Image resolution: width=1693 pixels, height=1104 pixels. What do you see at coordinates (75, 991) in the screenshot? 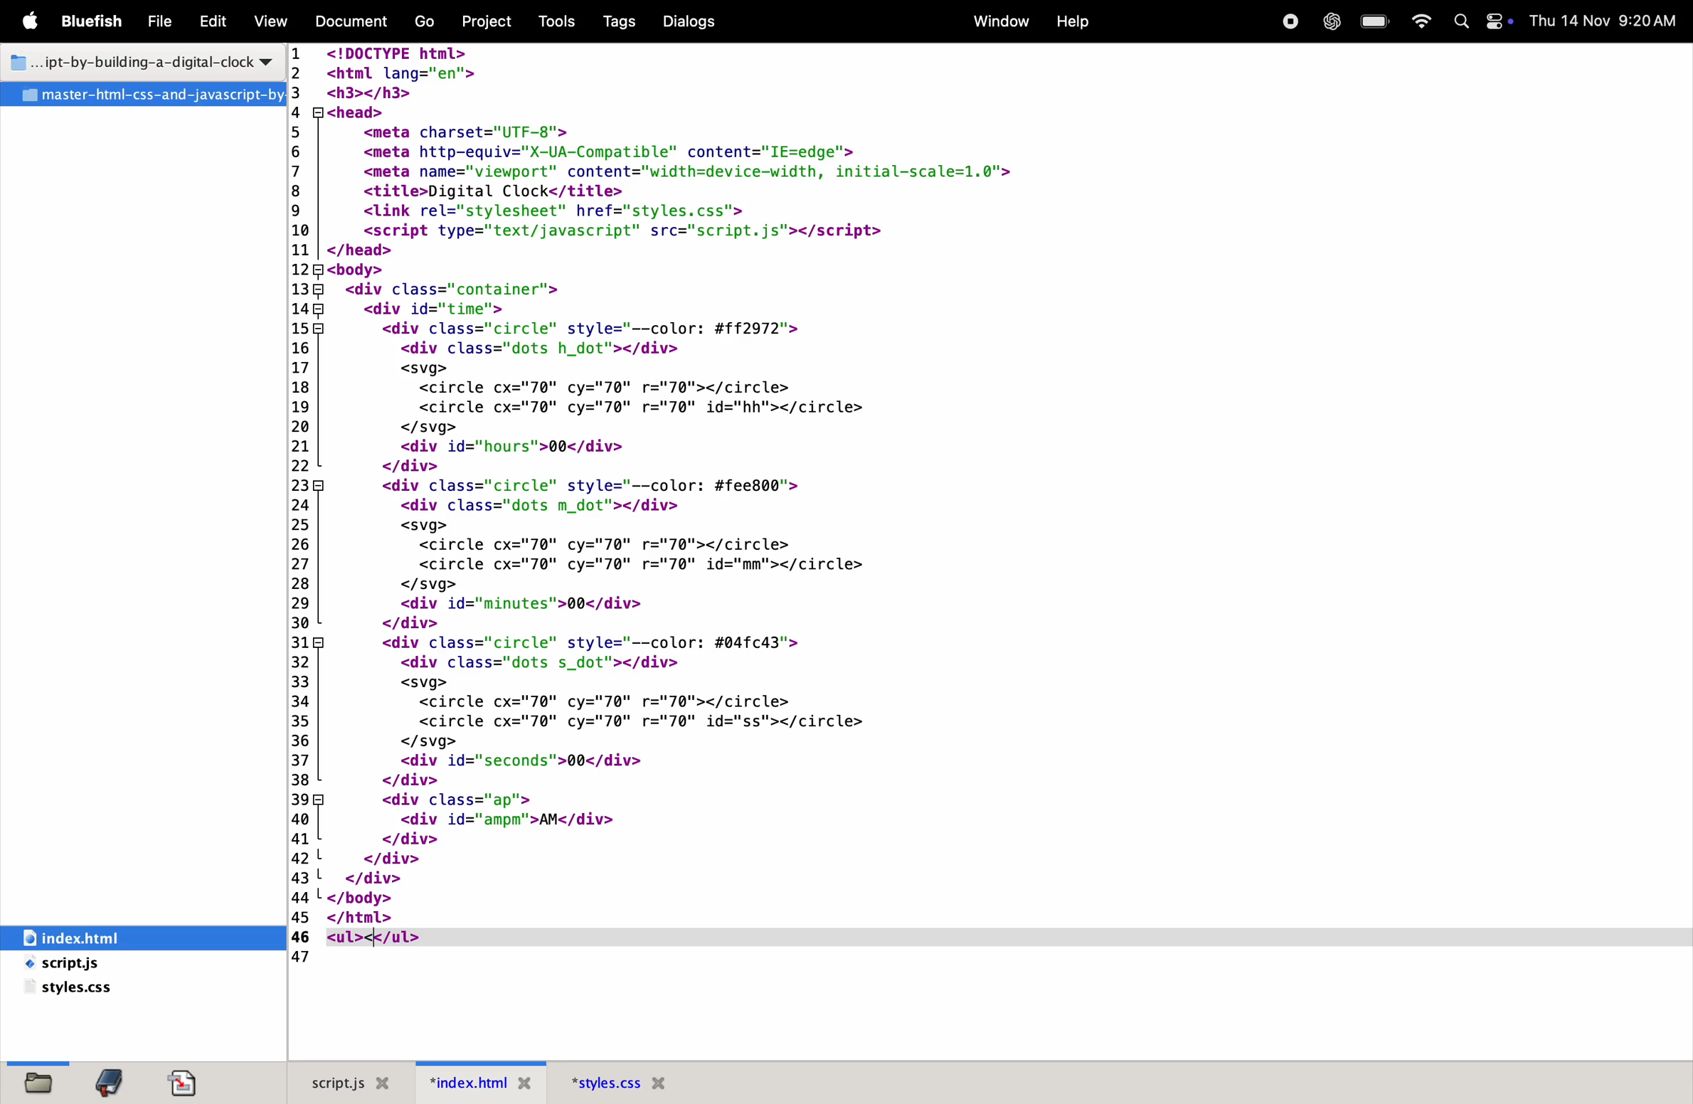
I see `style.css` at bounding box center [75, 991].